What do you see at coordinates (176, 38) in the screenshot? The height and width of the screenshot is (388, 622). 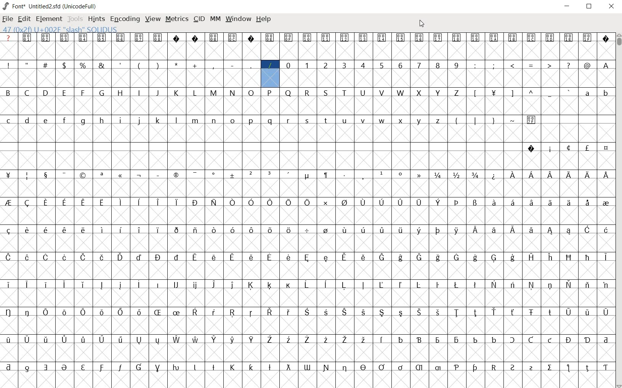 I see `glyph` at bounding box center [176, 38].